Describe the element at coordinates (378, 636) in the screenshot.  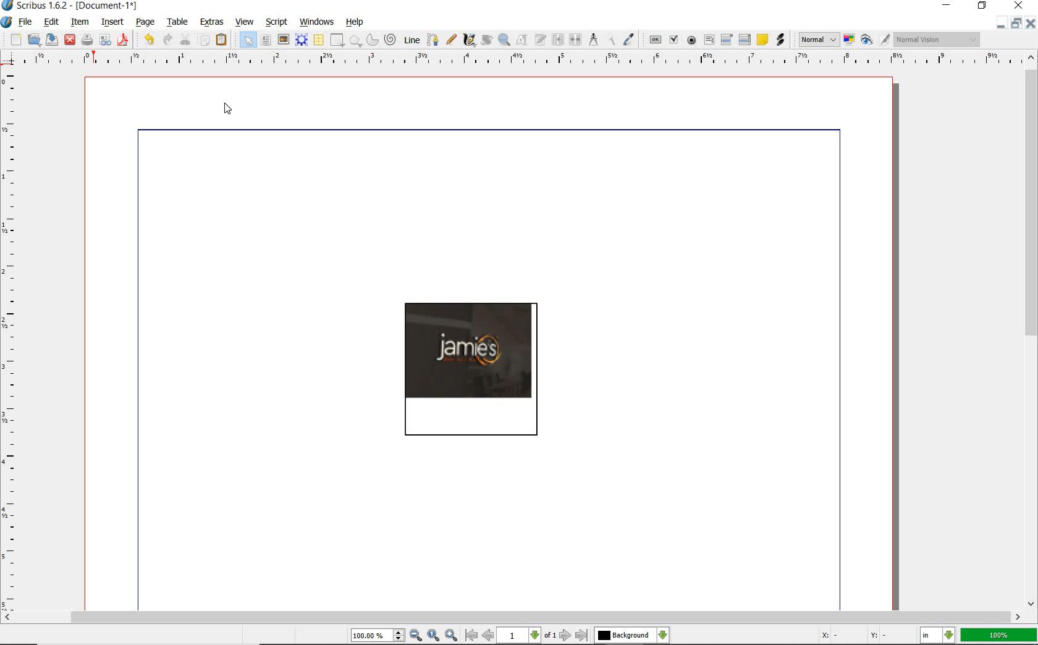
I see `Zoom 100.00%` at that location.